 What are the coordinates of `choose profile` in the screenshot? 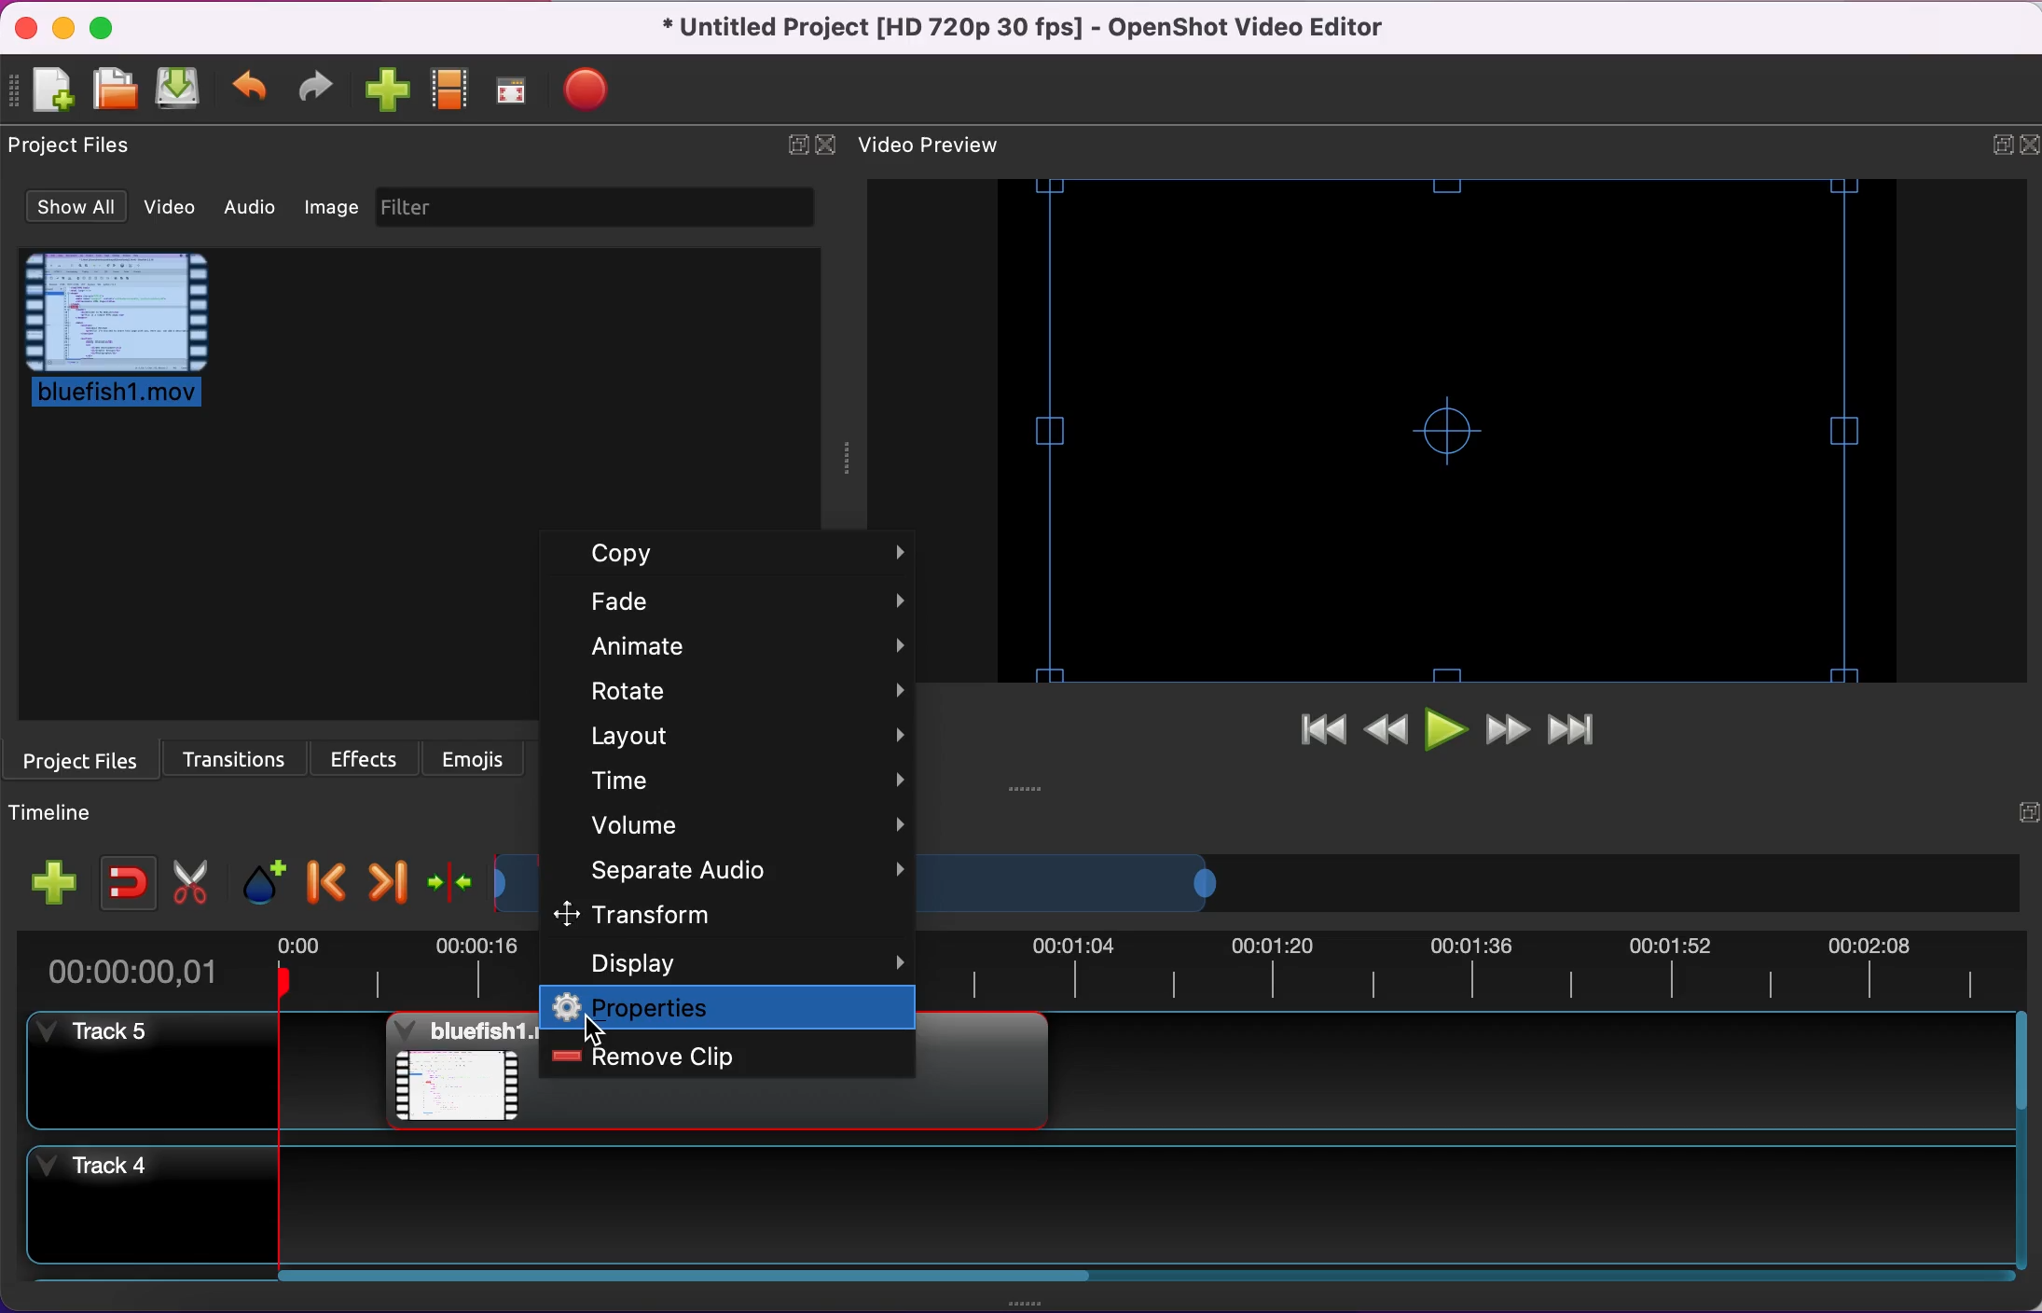 It's located at (458, 90).